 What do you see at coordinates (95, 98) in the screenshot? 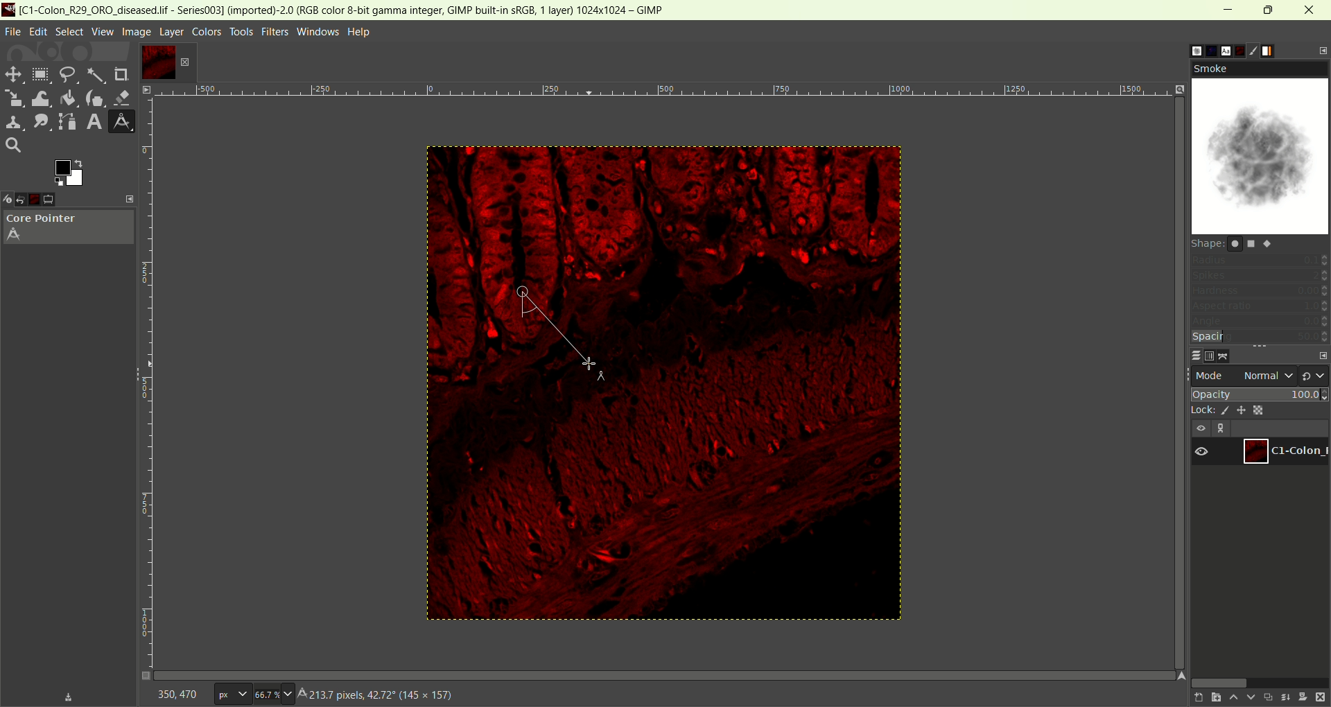
I see `ink tool` at bounding box center [95, 98].